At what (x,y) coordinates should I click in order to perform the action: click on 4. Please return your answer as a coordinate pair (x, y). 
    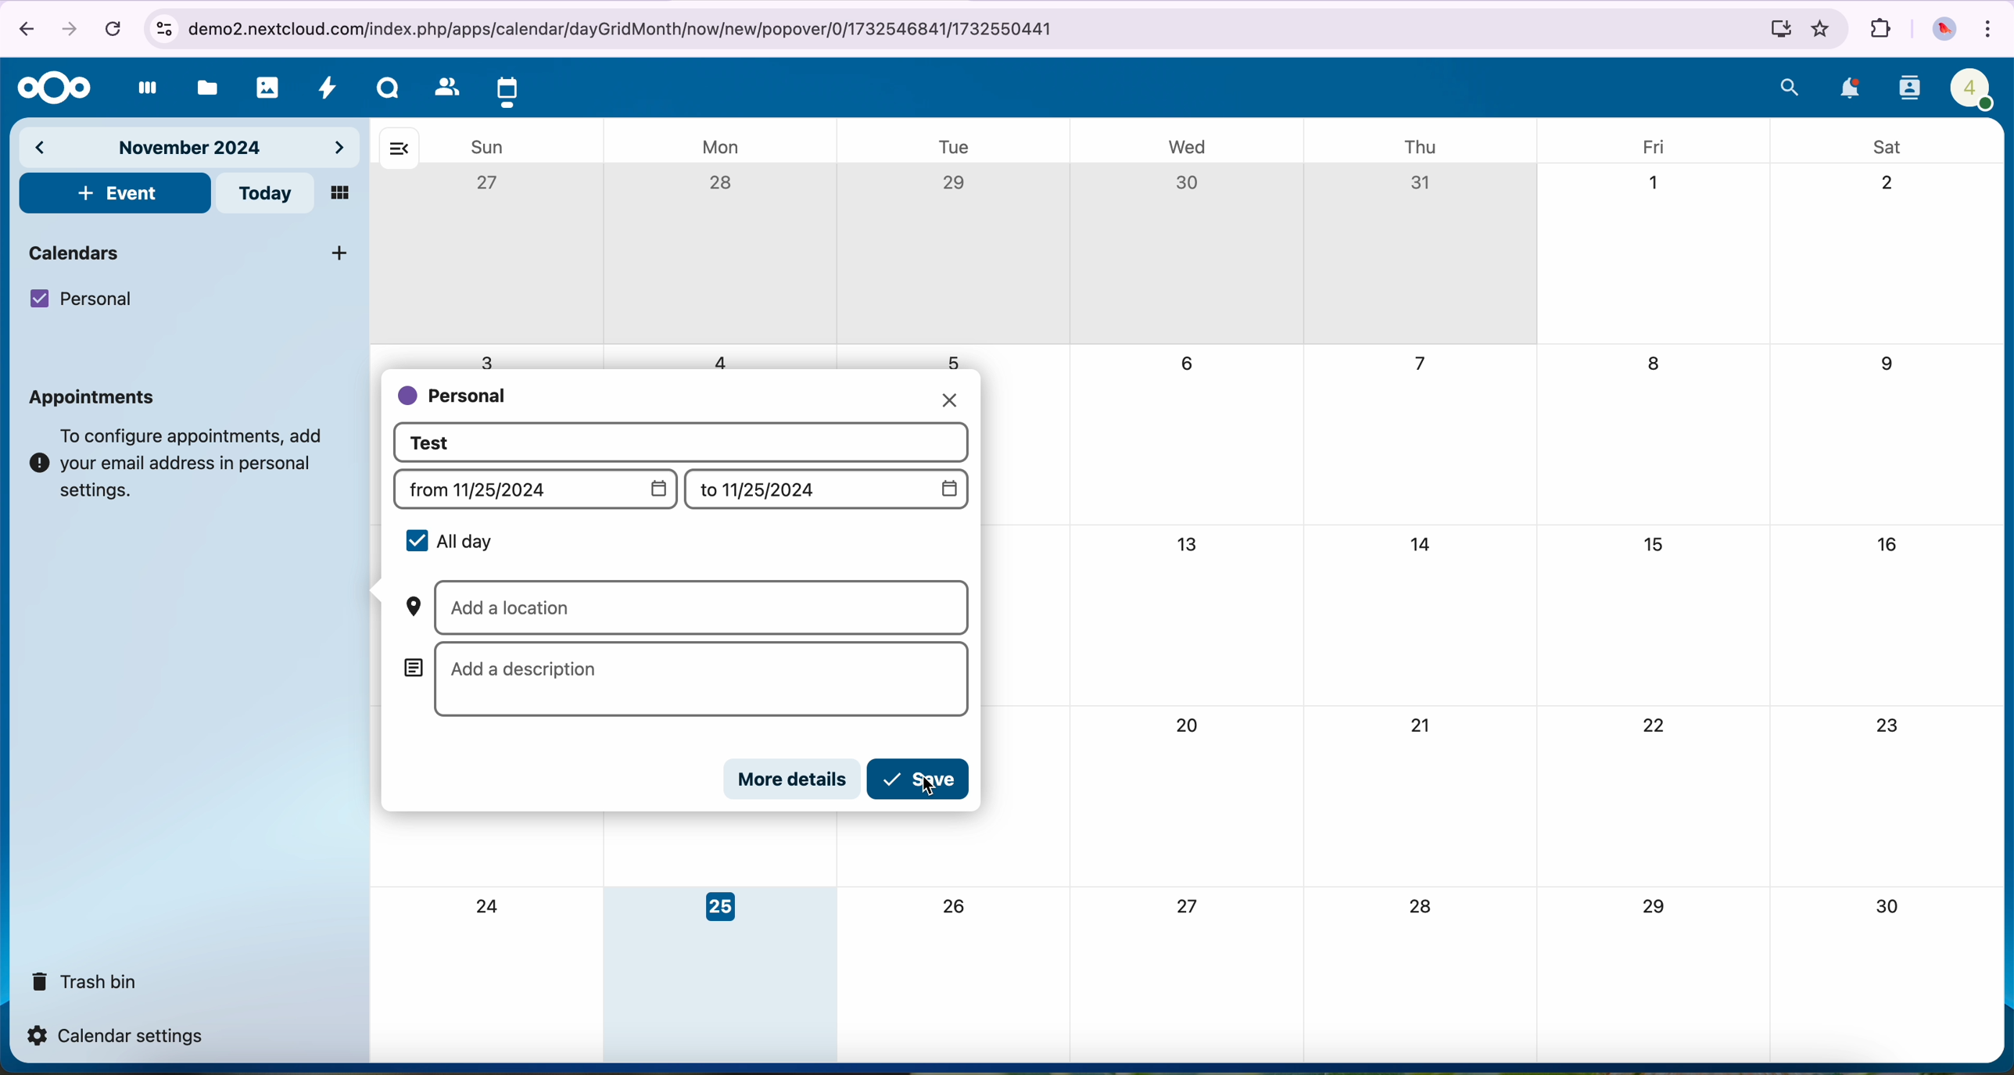
    Looking at the image, I should click on (716, 361).